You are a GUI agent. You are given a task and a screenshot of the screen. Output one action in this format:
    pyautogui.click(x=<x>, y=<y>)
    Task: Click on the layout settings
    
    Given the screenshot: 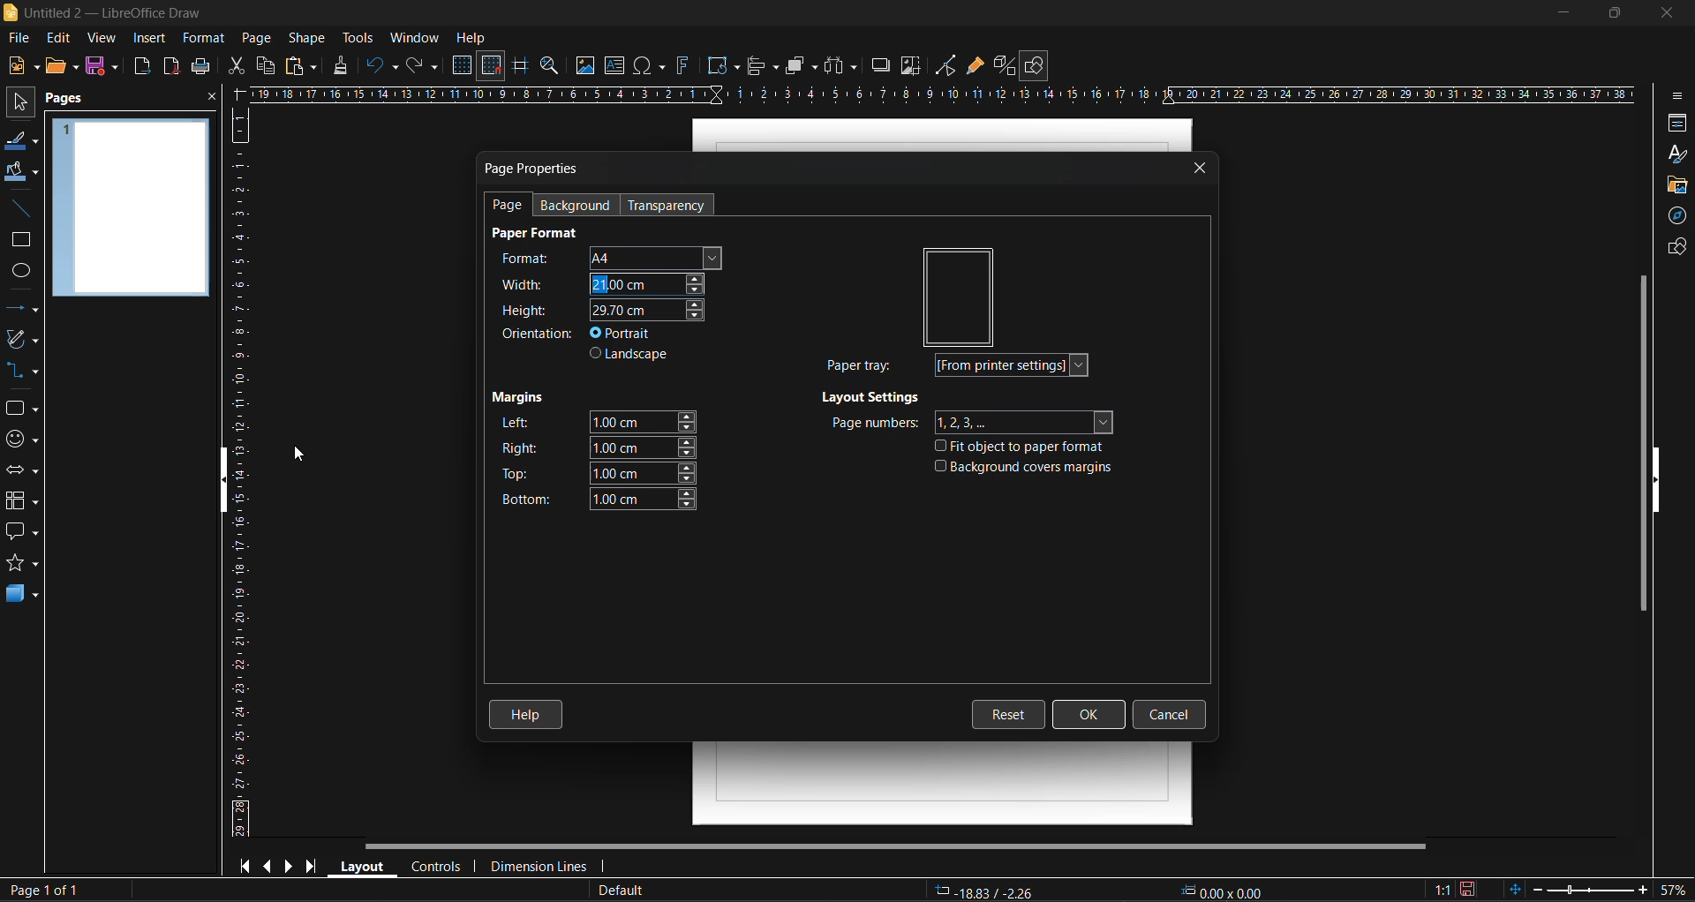 What is the action you would take?
    pyautogui.click(x=874, y=400)
    